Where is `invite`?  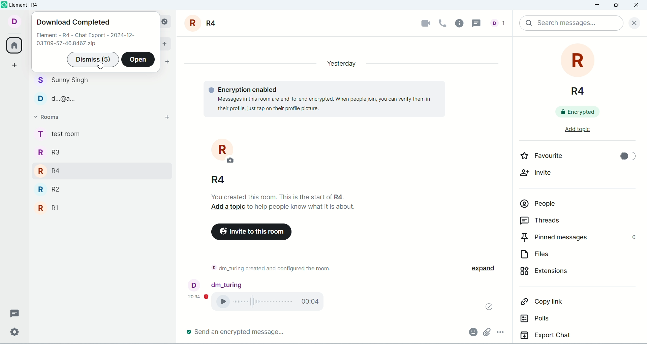
invite is located at coordinates (541, 176).